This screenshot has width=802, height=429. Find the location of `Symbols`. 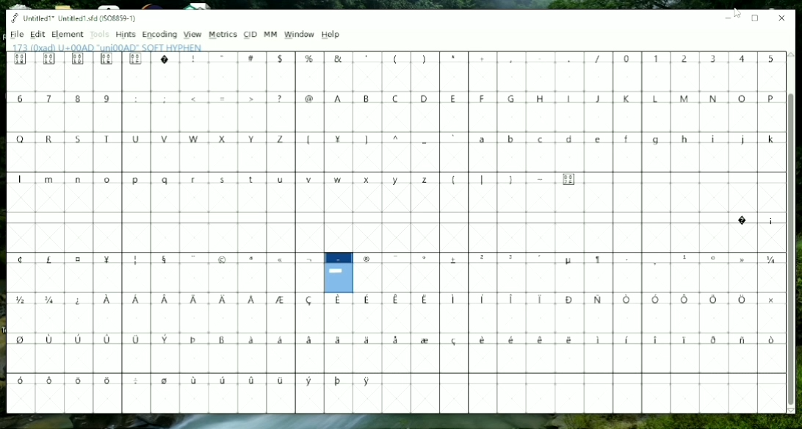

Symbols is located at coordinates (309, 59).